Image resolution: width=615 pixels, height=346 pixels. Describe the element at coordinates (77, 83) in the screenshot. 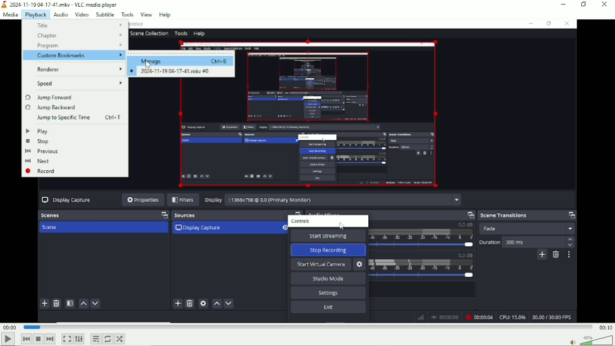

I see `Speed` at that location.